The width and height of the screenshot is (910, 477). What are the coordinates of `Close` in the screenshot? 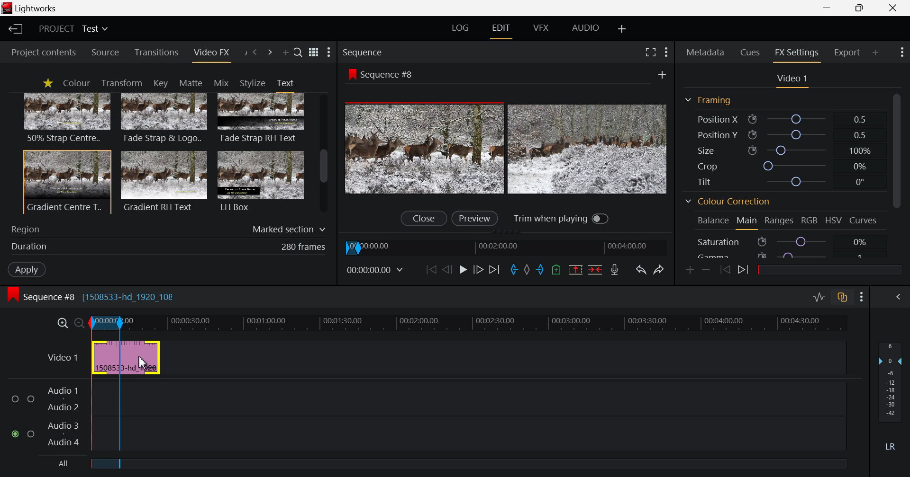 It's located at (894, 8).